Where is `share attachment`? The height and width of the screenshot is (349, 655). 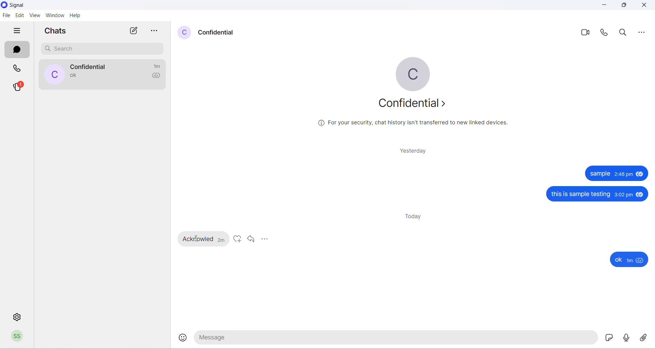 share attachment is located at coordinates (644, 337).